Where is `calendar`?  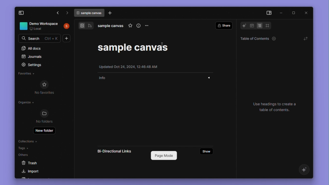 calendar is located at coordinates (252, 26).